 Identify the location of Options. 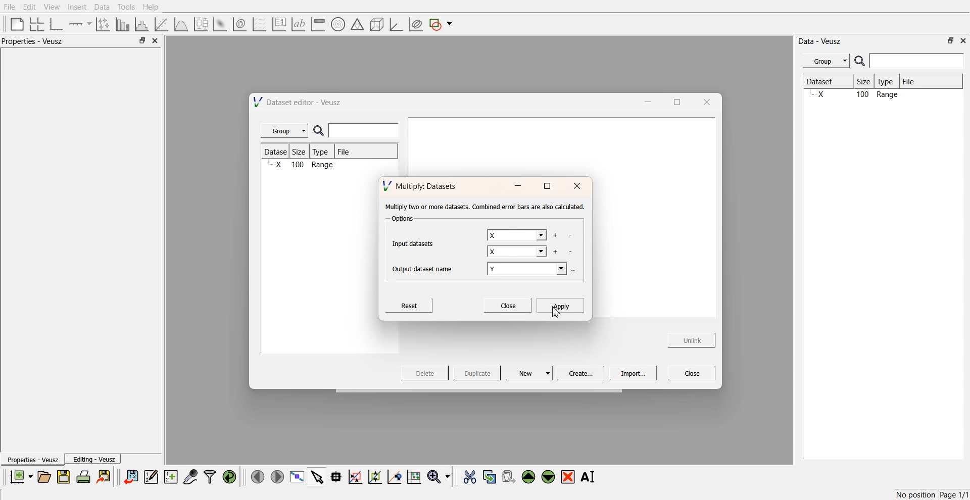
(401, 220).